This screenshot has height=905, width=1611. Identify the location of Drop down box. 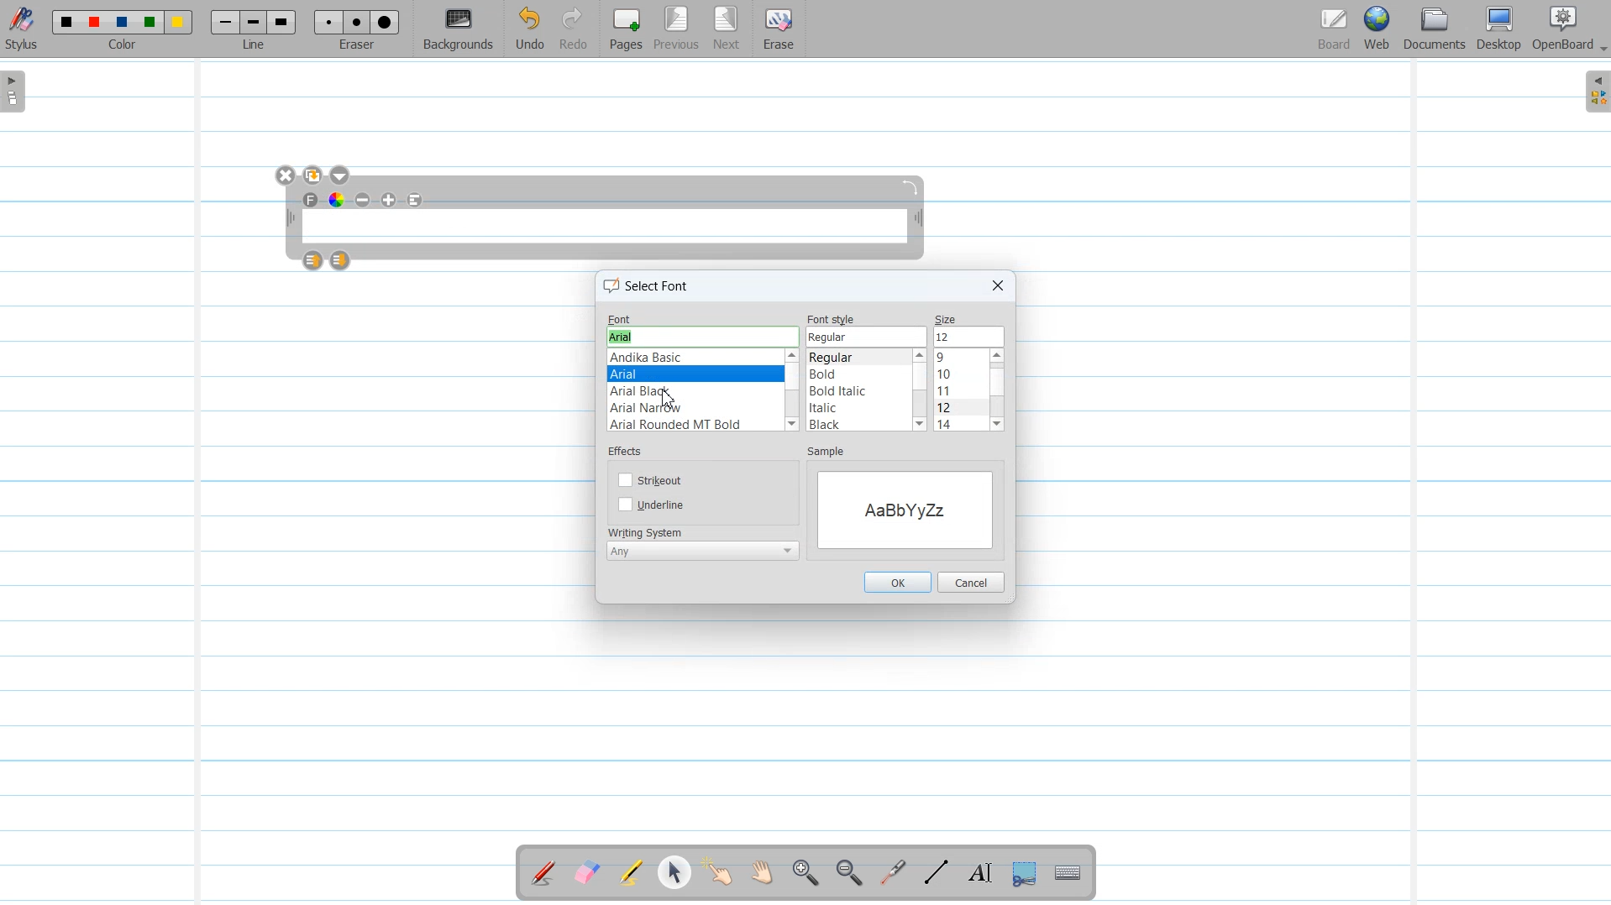
(342, 175).